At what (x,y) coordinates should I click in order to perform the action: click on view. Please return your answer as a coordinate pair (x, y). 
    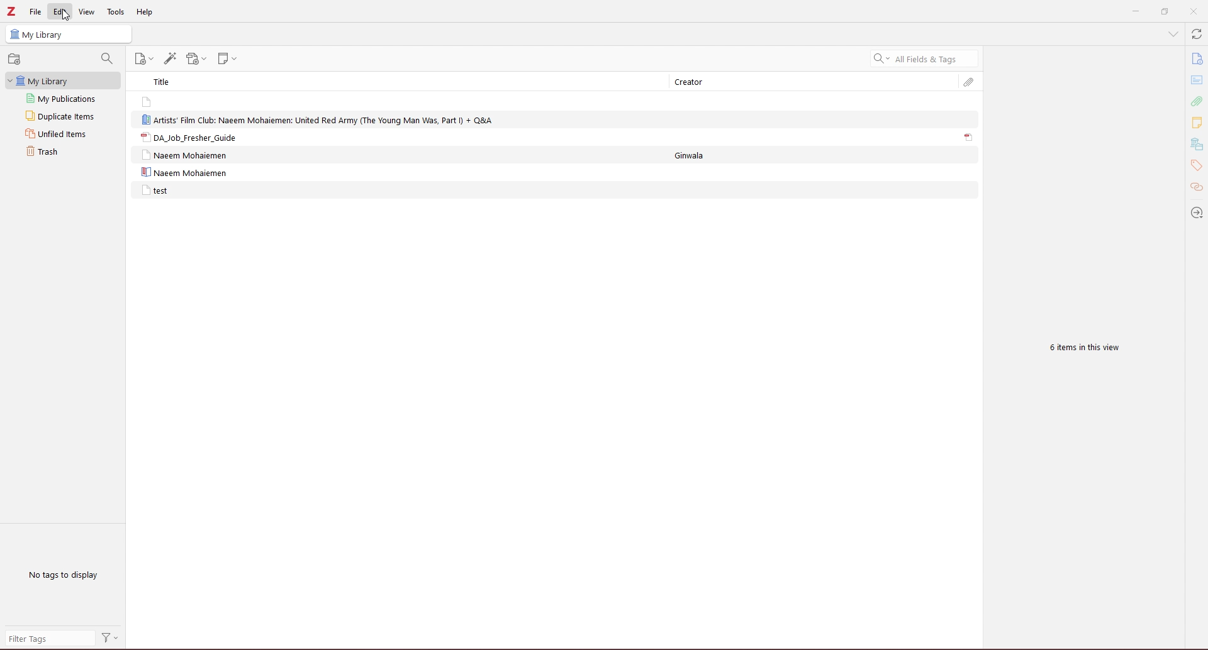
    Looking at the image, I should click on (87, 11).